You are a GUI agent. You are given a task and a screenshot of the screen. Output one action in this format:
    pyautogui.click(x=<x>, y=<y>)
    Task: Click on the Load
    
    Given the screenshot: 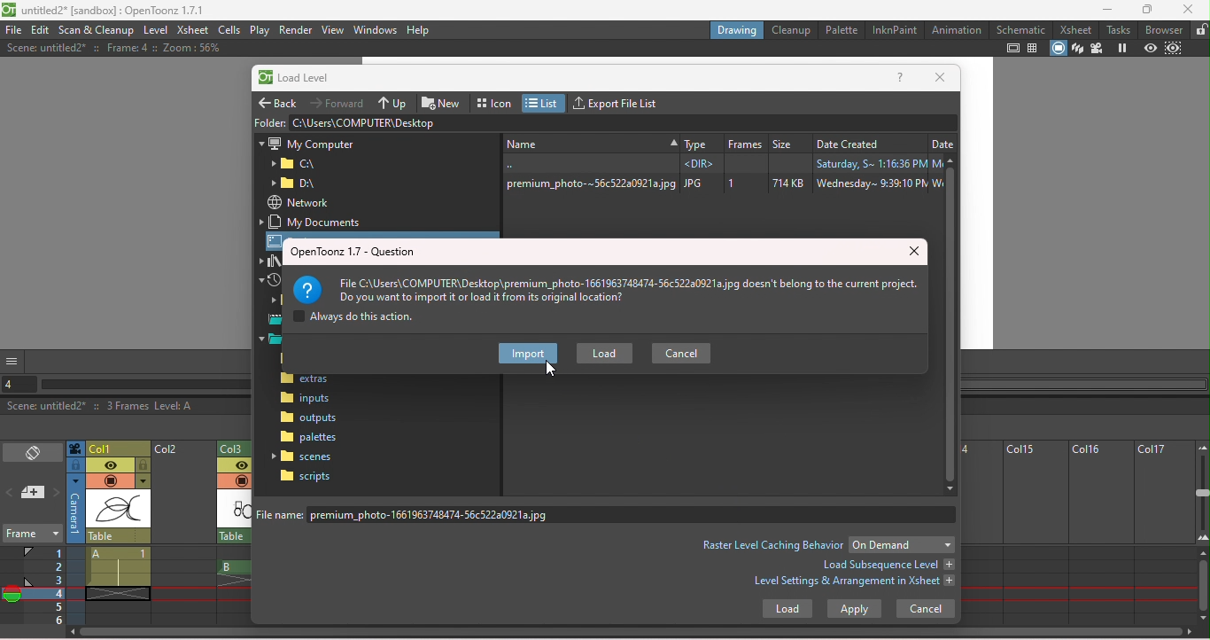 What is the action you would take?
    pyautogui.click(x=787, y=611)
    